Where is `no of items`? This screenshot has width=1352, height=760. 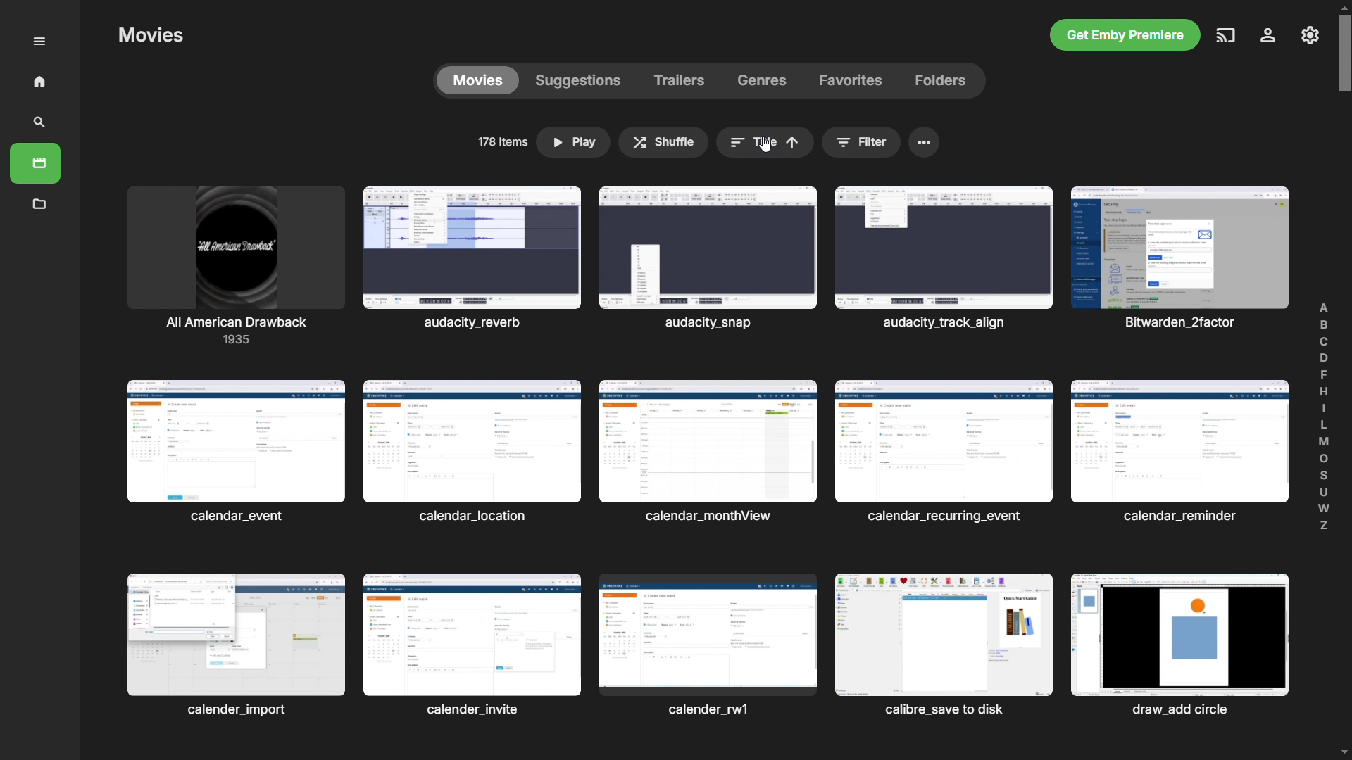
no of items is located at coordinates (501, 143).